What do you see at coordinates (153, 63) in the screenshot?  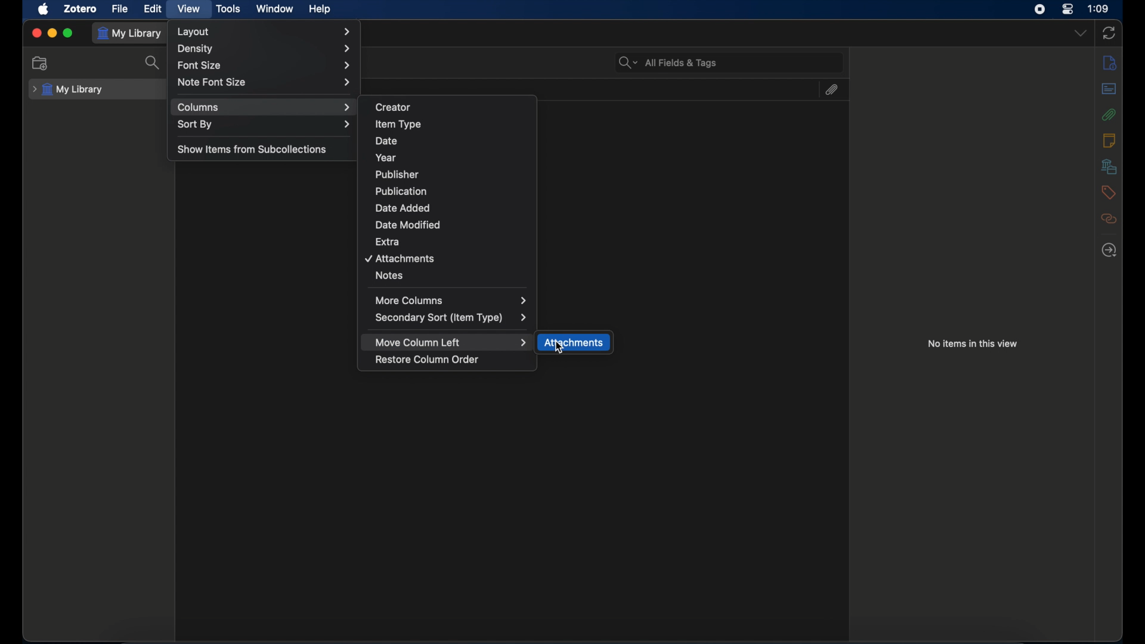 I see `search` at bounding box center [153, 63].